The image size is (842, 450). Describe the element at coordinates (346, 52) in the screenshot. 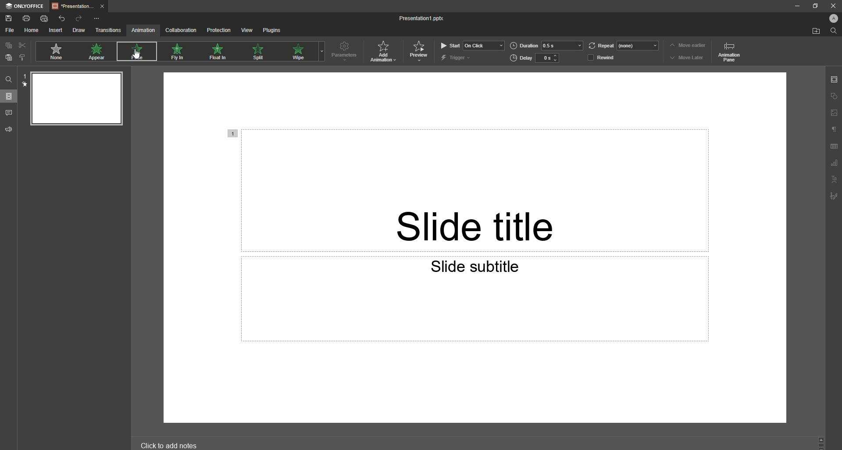

I see `Parameters` at that location.